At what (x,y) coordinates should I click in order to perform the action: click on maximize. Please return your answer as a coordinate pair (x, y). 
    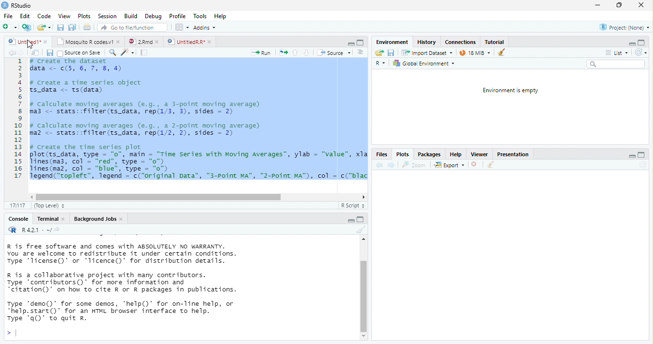
    Looking at the image, I should click on (641, 155).